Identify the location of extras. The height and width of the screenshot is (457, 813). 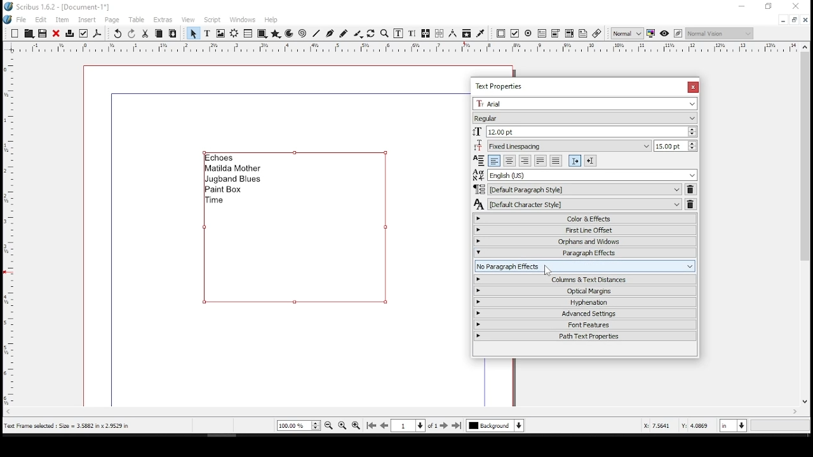
(164, 20).